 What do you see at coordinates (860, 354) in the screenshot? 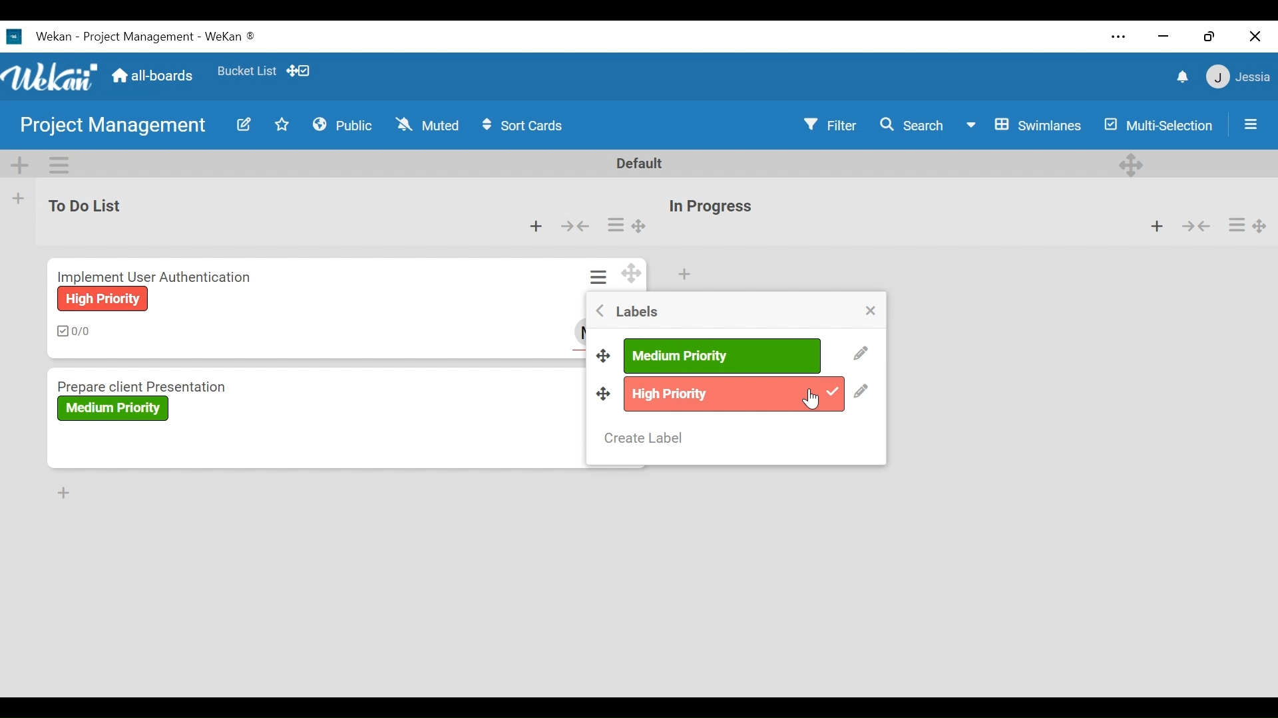
I see `Edit` at bounding box center [860, 354].